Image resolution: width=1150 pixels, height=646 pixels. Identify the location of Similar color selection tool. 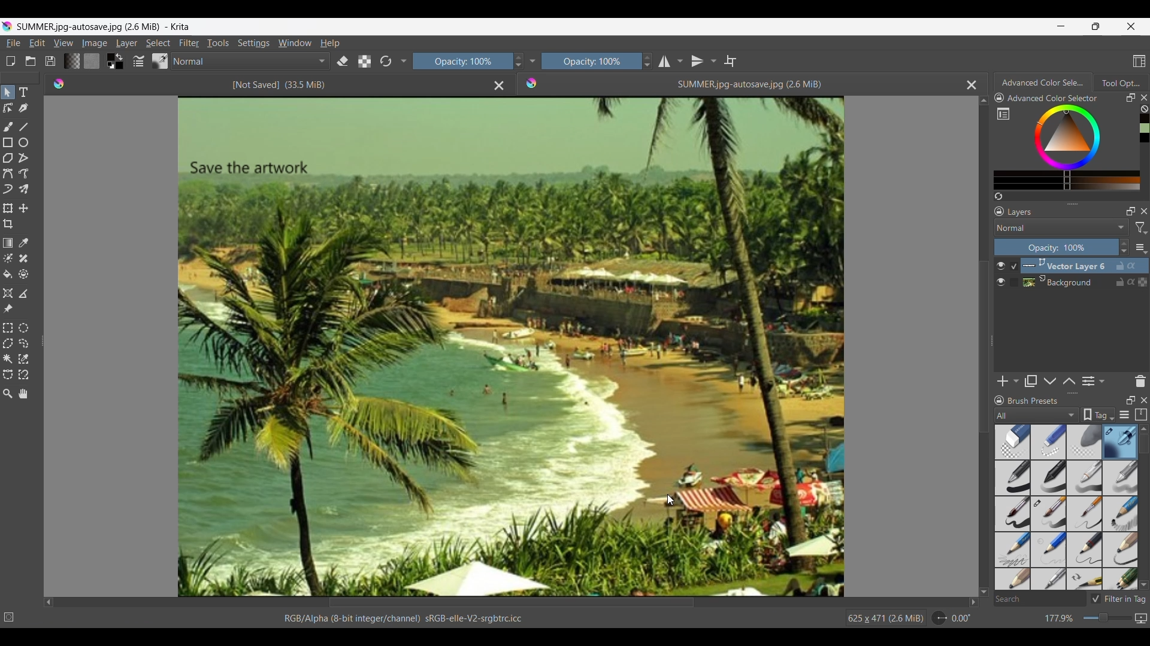
(23, 358).